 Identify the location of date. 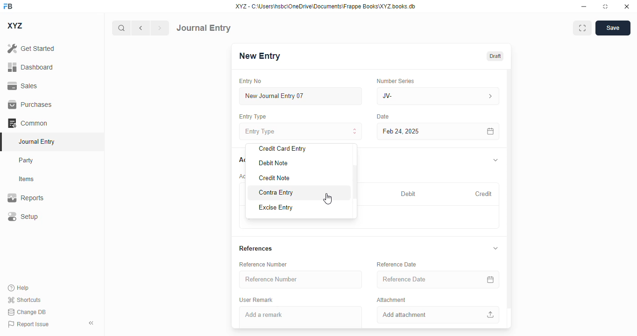
(383, 117).